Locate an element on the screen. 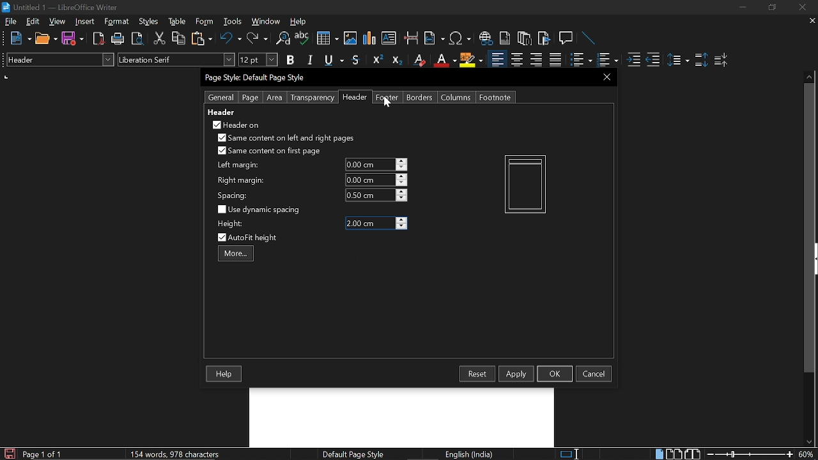 The image size is (818, 460). Erase is located at coordinates (419, 60).